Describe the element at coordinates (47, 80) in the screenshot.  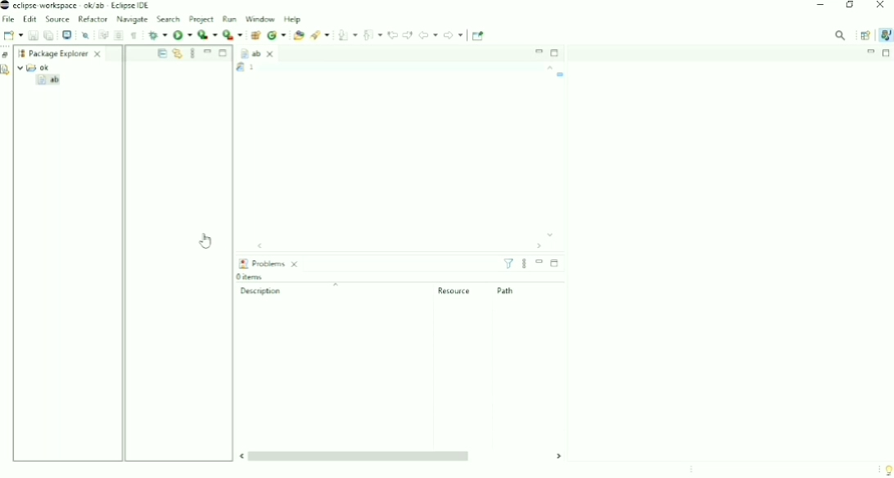
I see `ab` at that location.